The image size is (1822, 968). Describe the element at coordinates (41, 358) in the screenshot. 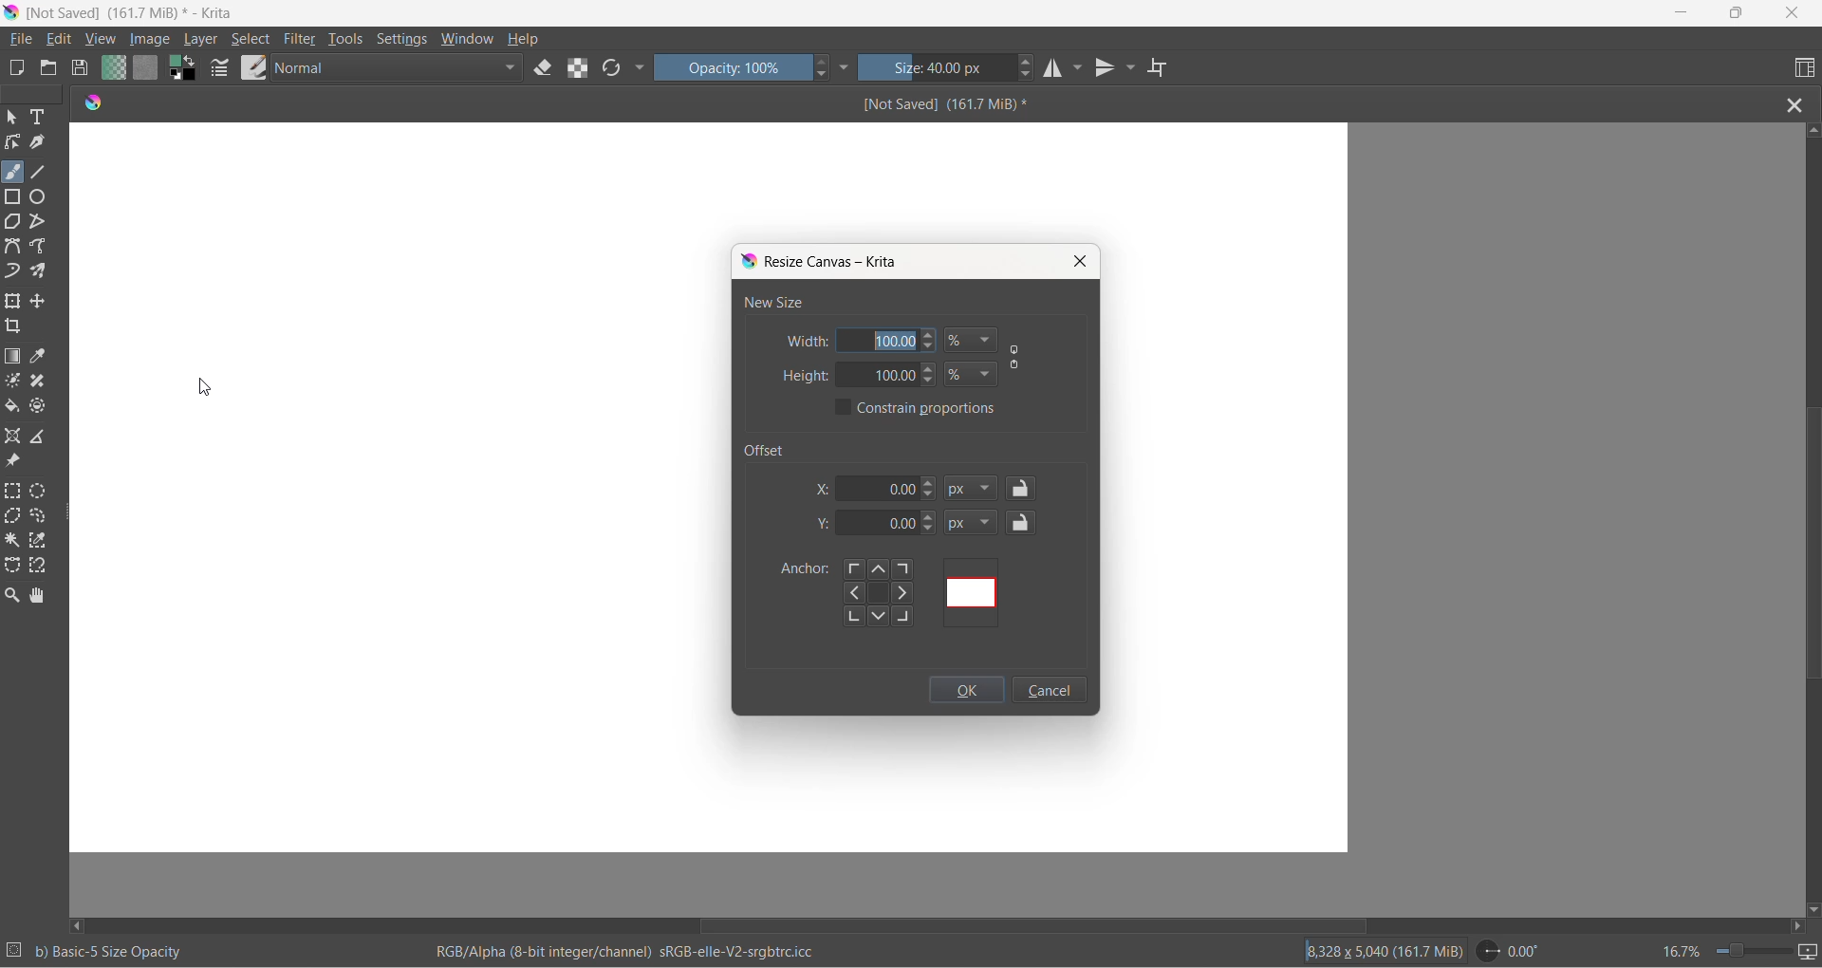

I see `sample a color` at that location.